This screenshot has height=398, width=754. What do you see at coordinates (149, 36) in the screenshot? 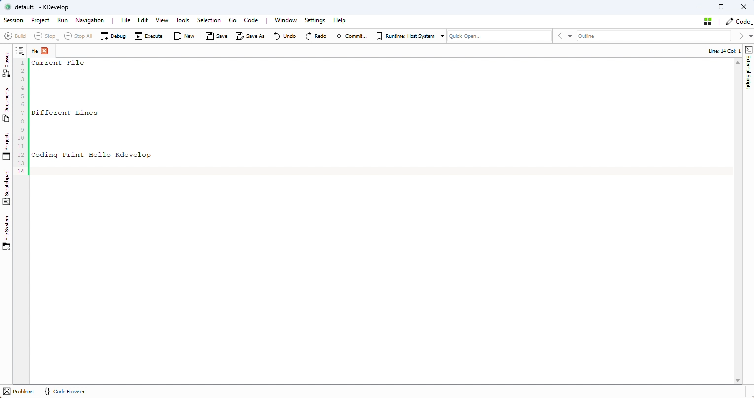
I see `Execute` at bounding box center [149, 36].